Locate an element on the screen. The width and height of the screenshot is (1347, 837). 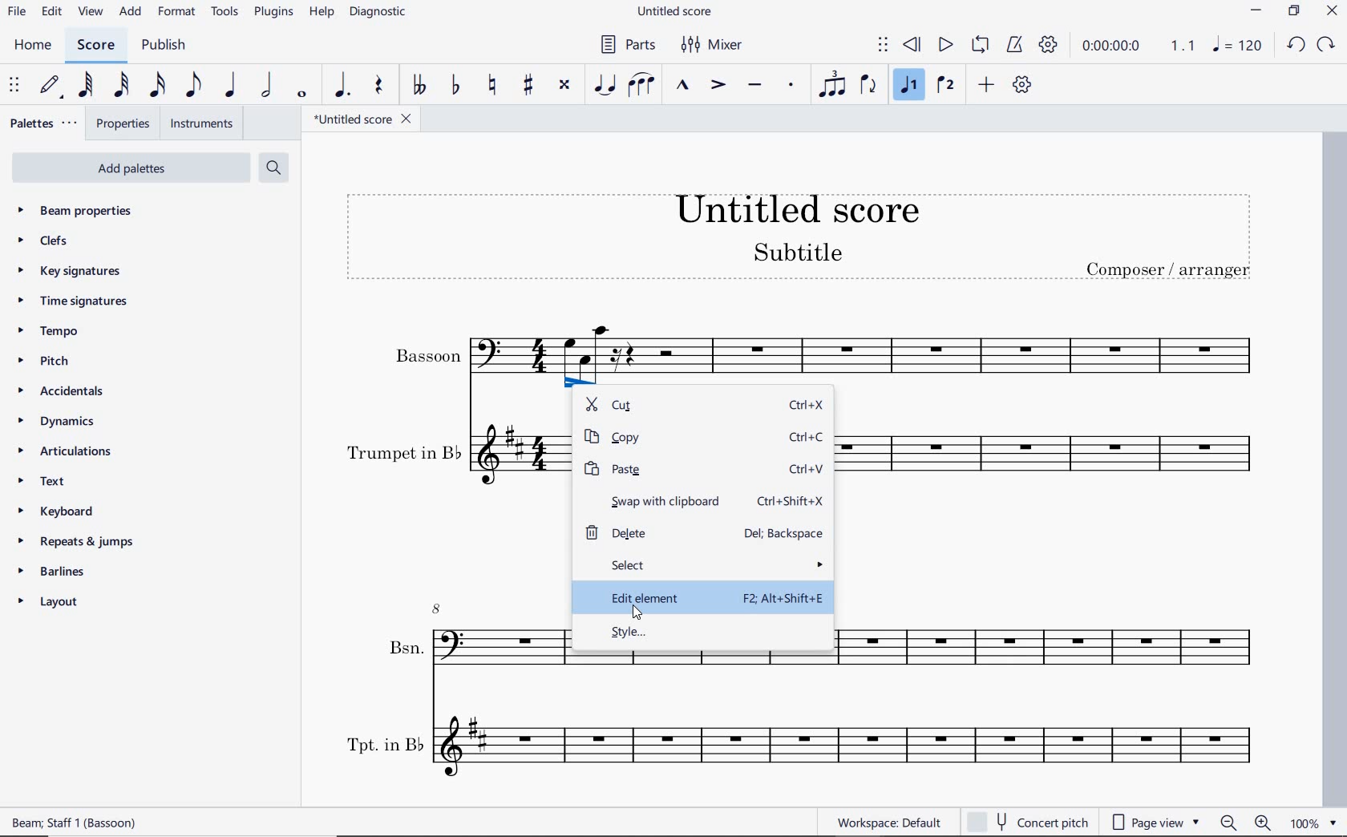
toggle double-flat is located at coordinates (419, 86).